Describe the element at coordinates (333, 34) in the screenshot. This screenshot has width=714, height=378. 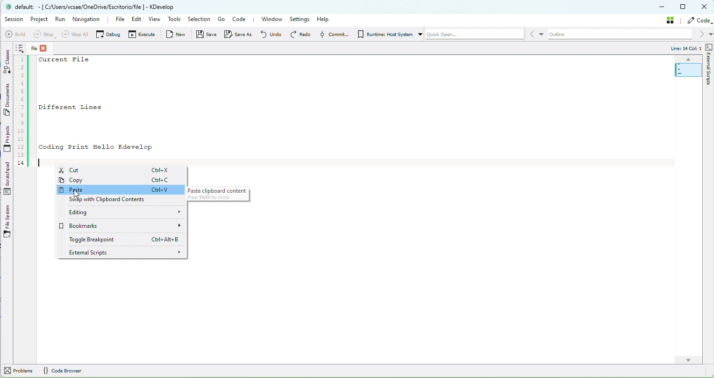
I see `Commit` at that location.